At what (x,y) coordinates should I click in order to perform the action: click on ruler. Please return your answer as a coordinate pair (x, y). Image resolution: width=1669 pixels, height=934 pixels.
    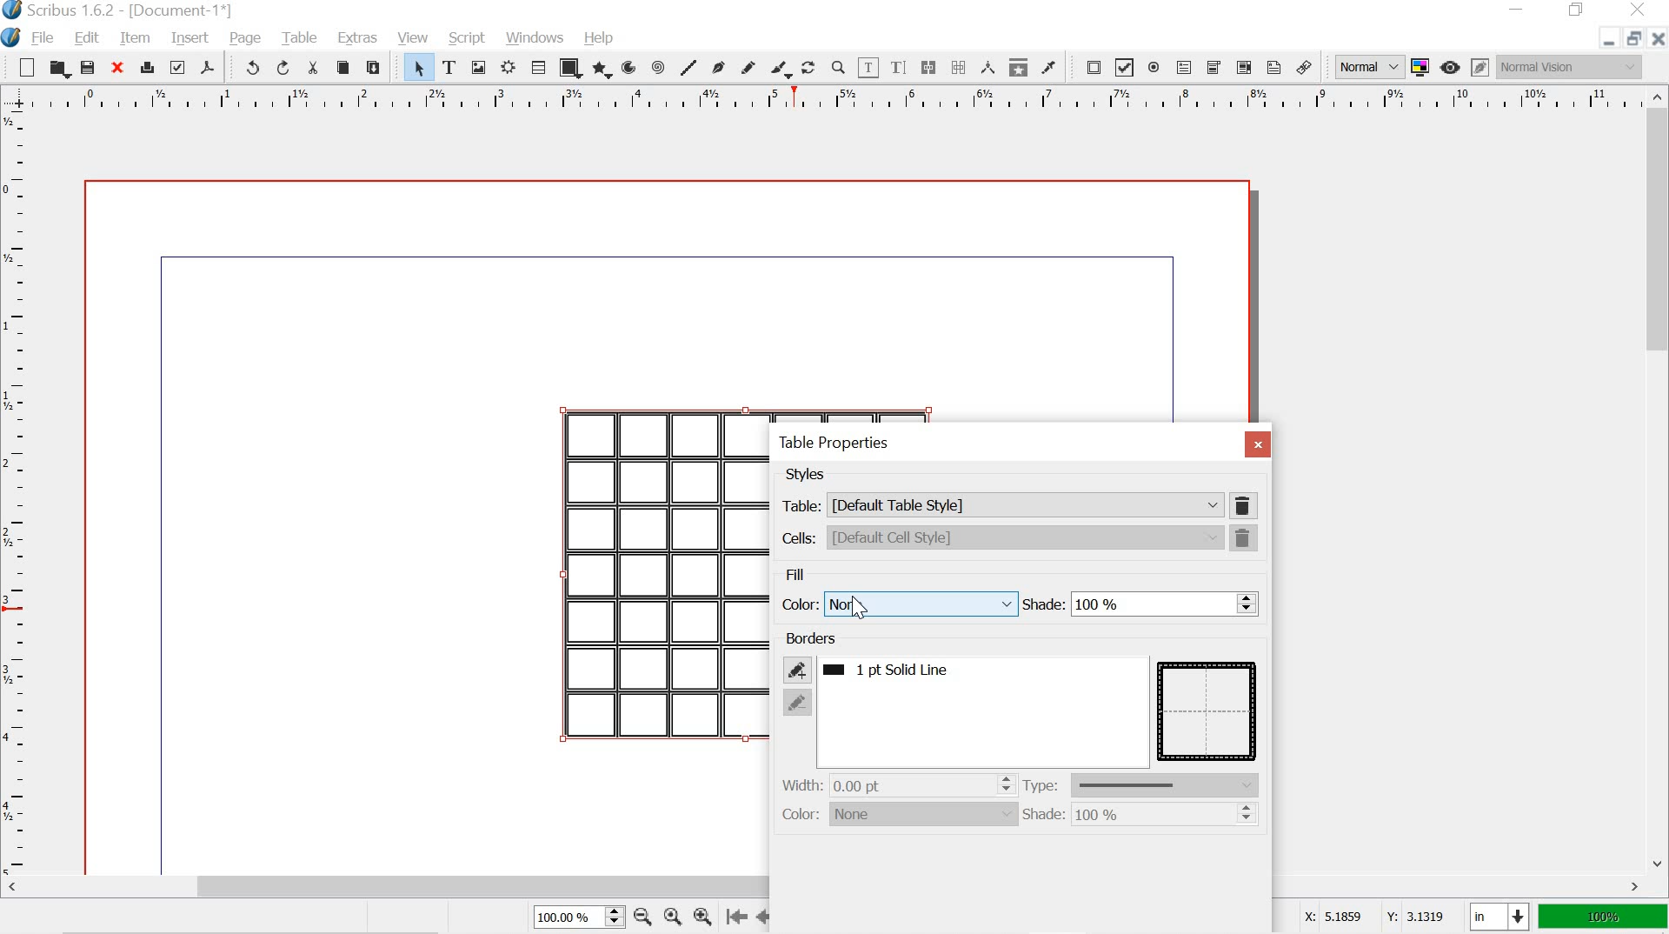
    Looking at the image, I should click on (17, 489).